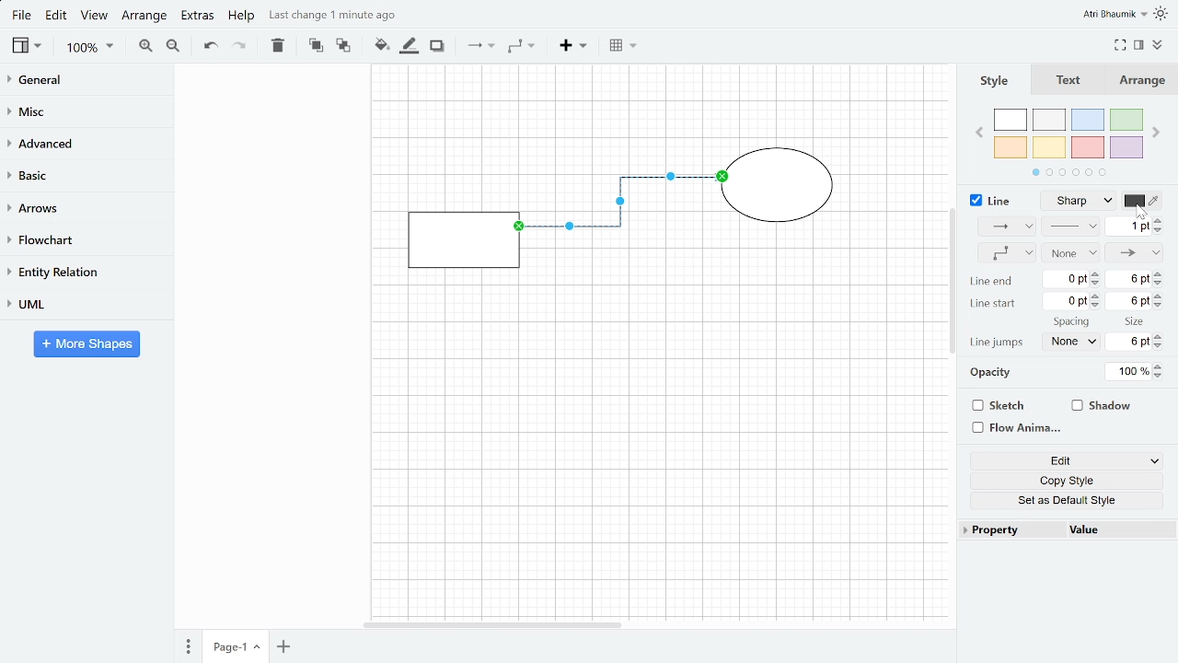 Image resolution: width=1178 pixels, height=663 pixels. Describe the element at coordinates (1001, 227) in the screenshot. I see `Connection` at that location.